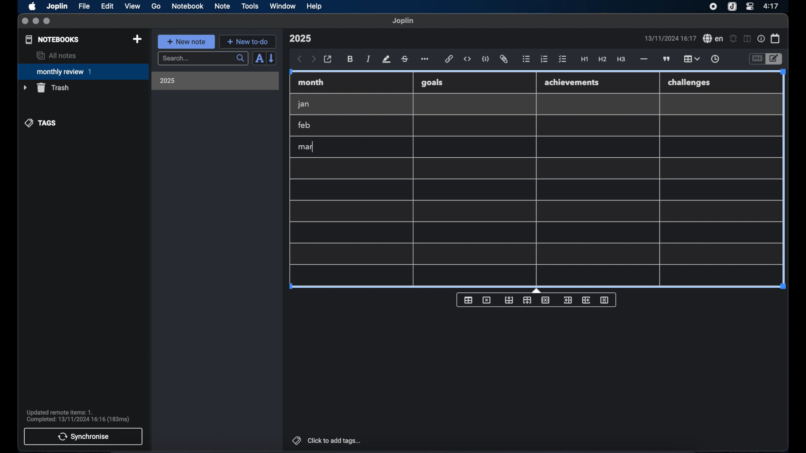 Image resolution: width=806 pixels, height=453 pixels. Describe the element at coordinates (585, 60) in the screenshot. I see `heading 1` at that location.